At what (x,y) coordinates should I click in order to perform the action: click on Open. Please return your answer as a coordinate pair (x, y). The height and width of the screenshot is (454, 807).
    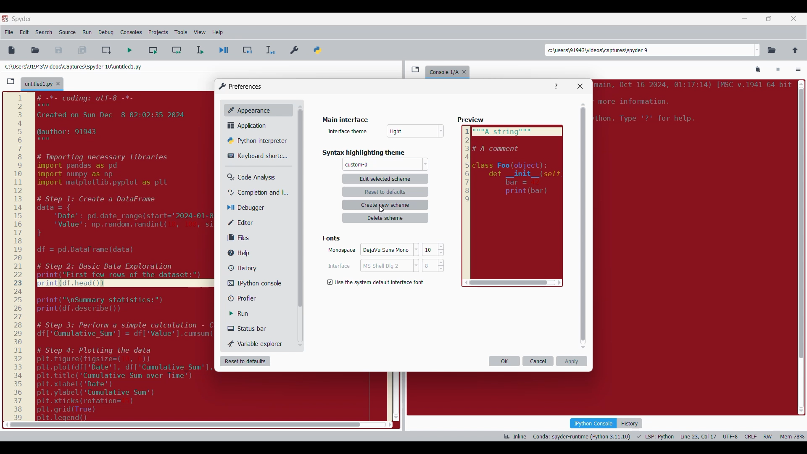
    Looking at the image, I should click on (35, 50).